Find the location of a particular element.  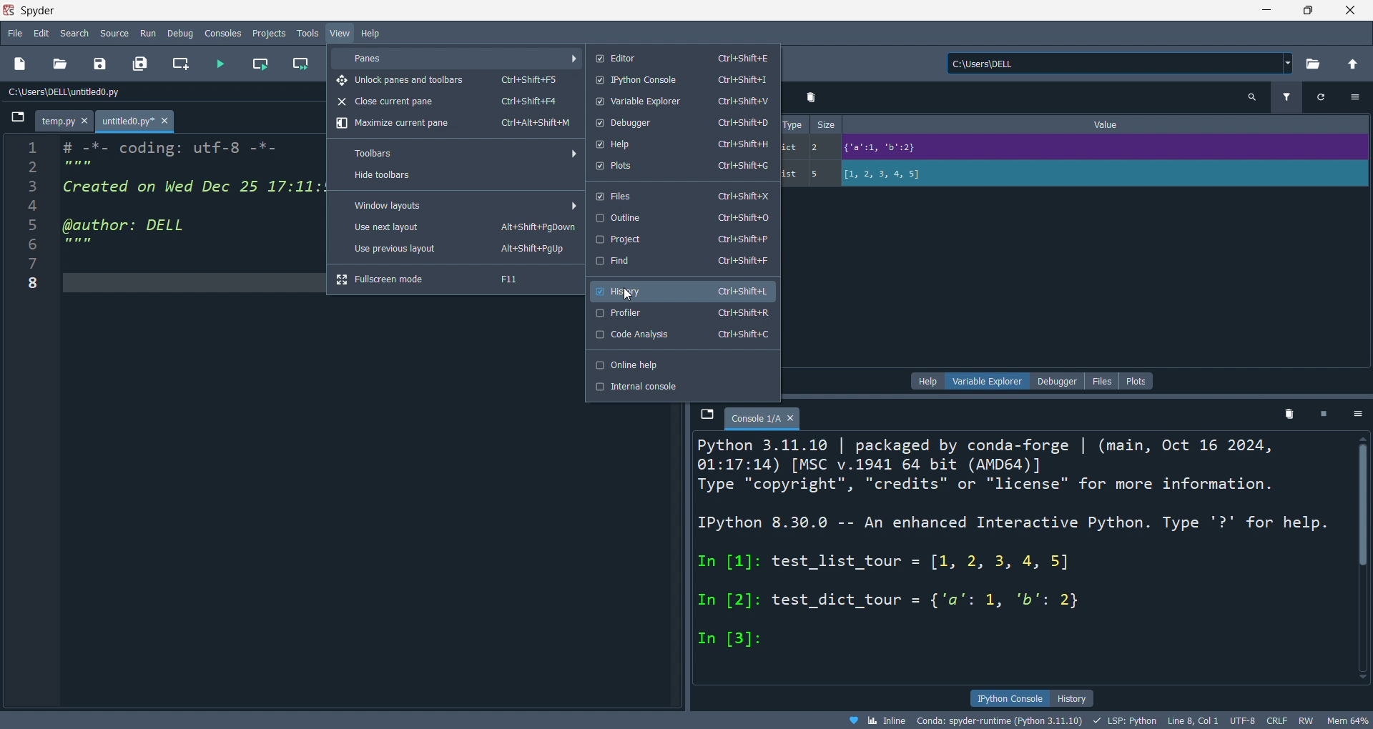

use next layout is located at coordinates (457, 229).